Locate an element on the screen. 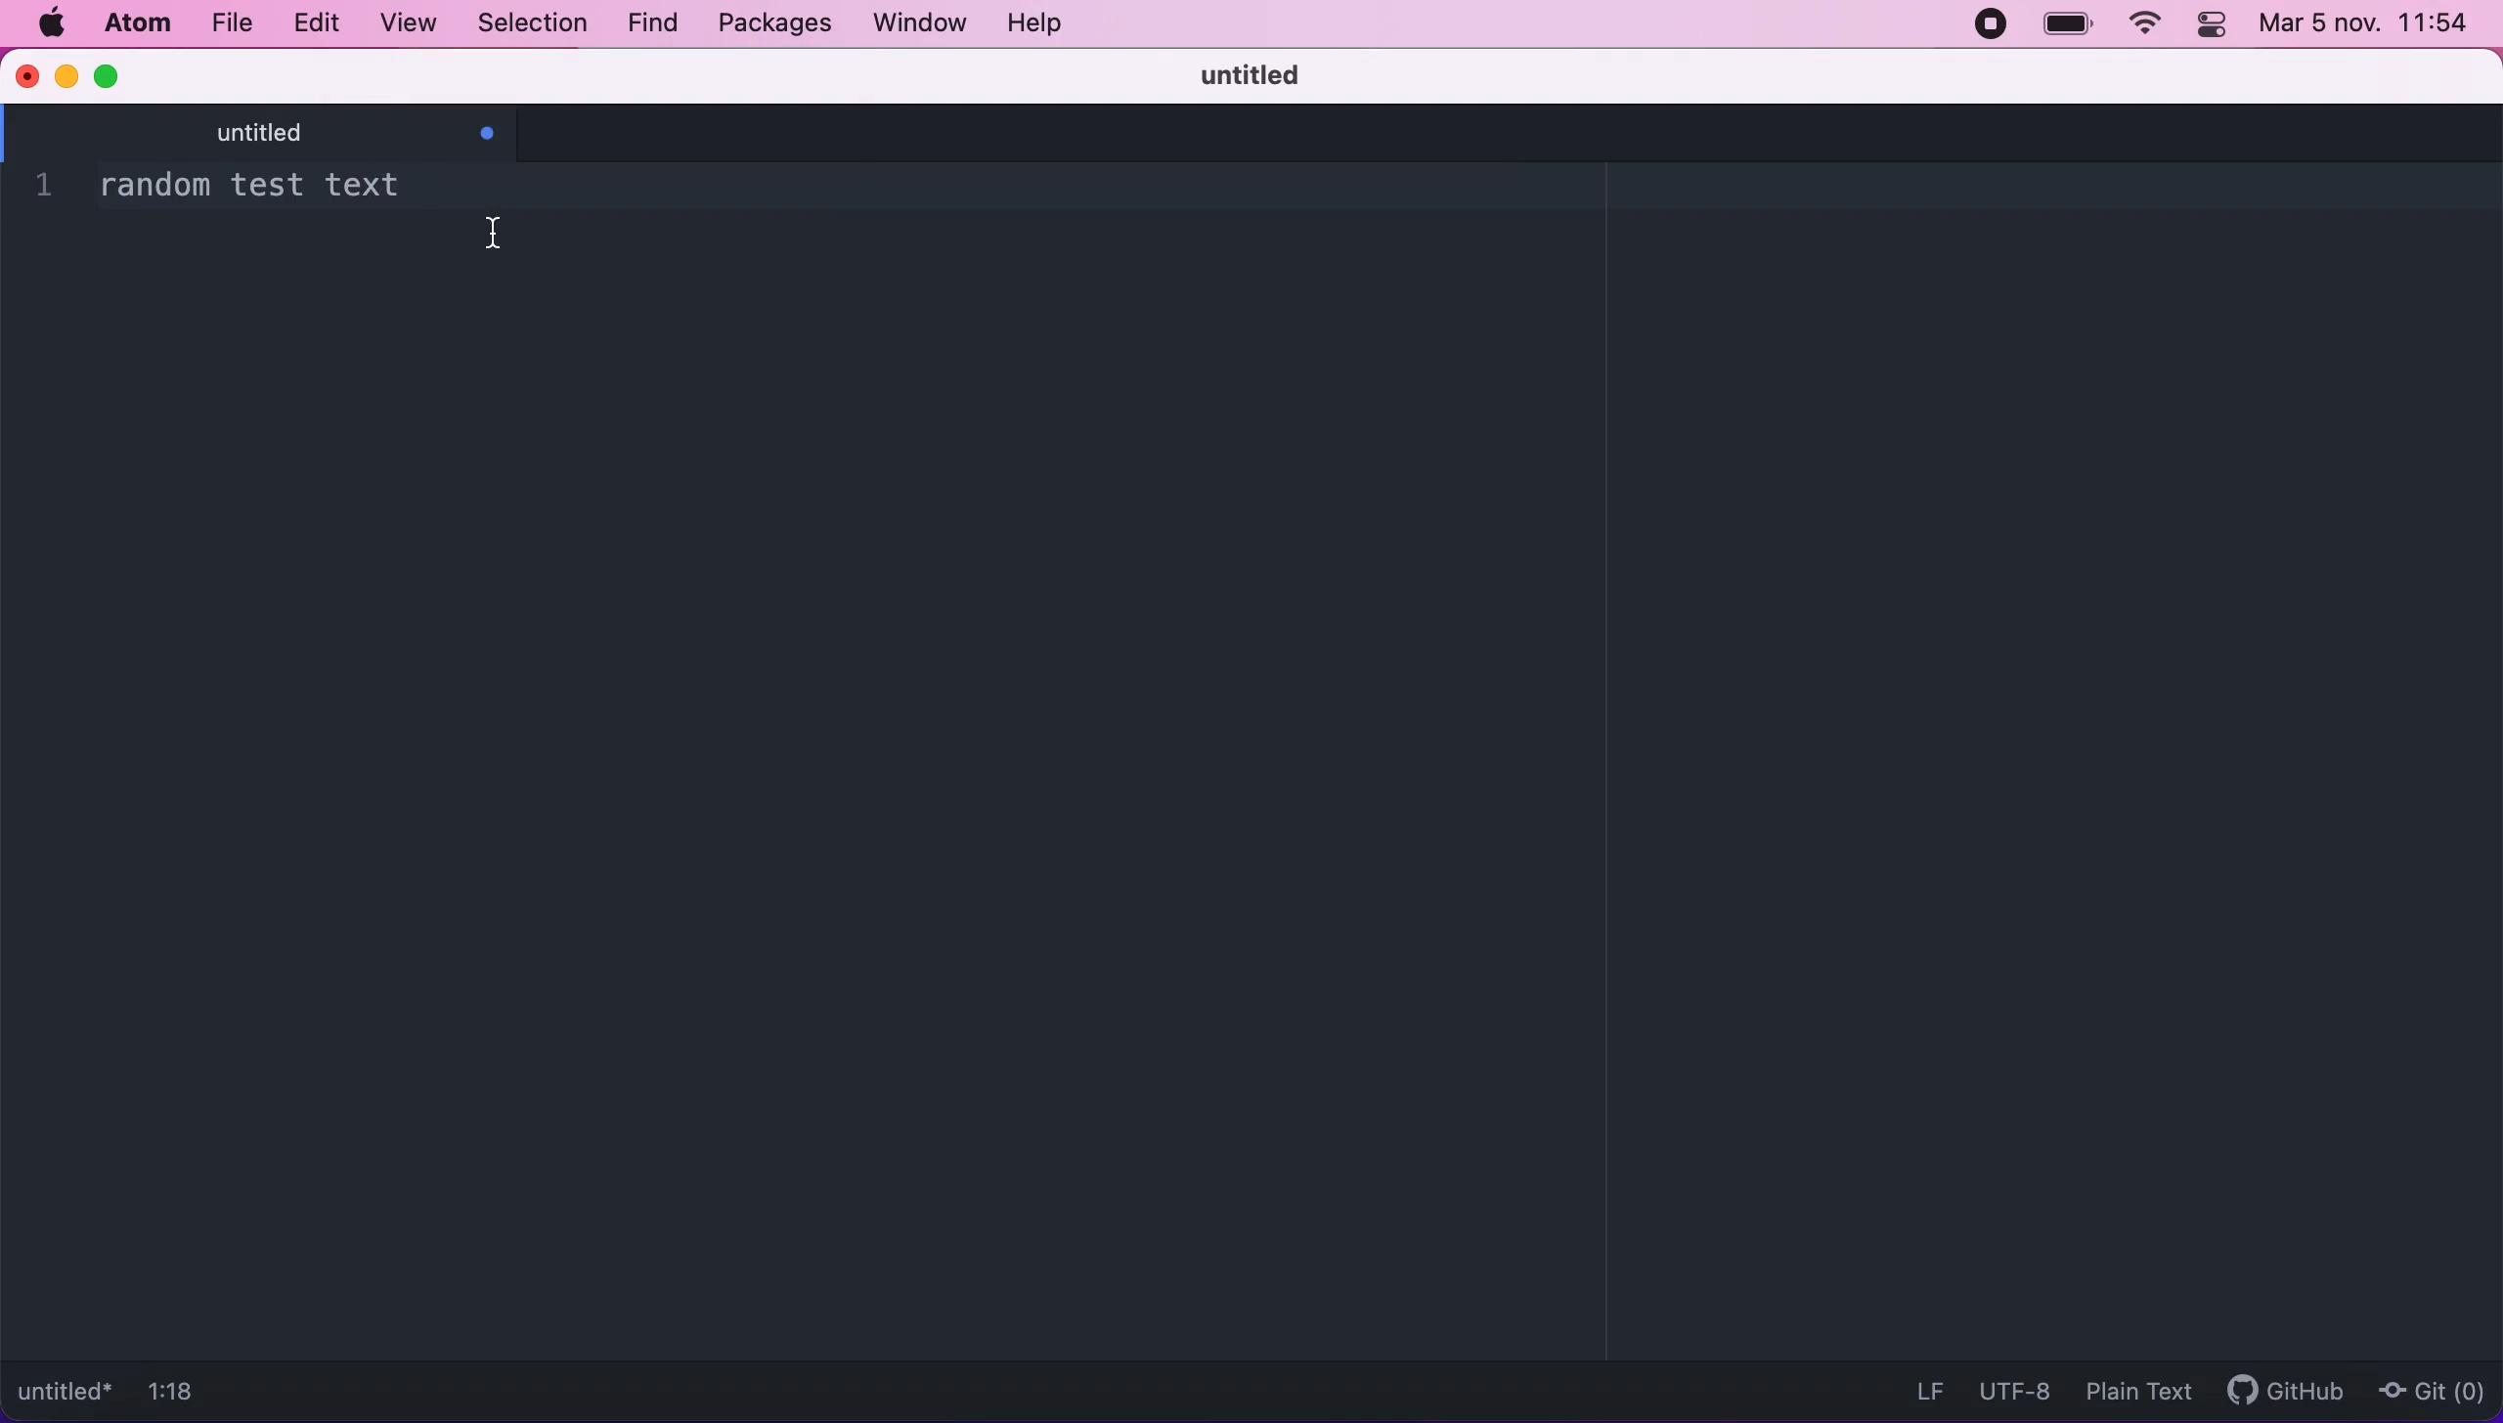  minimize is located at coordinates (65, 74).